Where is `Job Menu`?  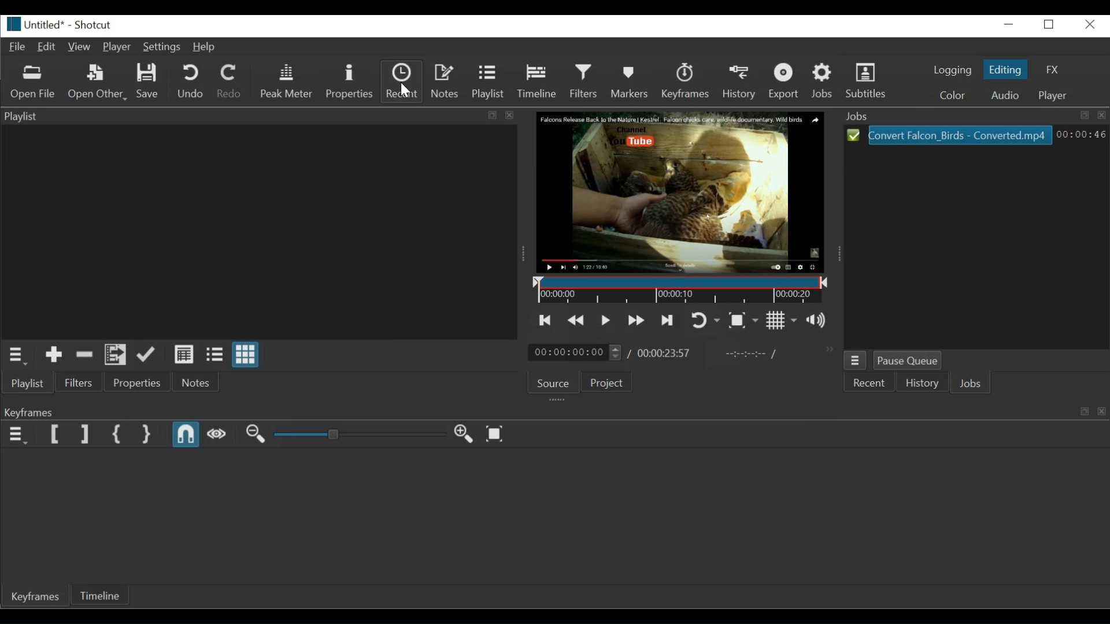
Job Menu is located at coordinates (856, 362).